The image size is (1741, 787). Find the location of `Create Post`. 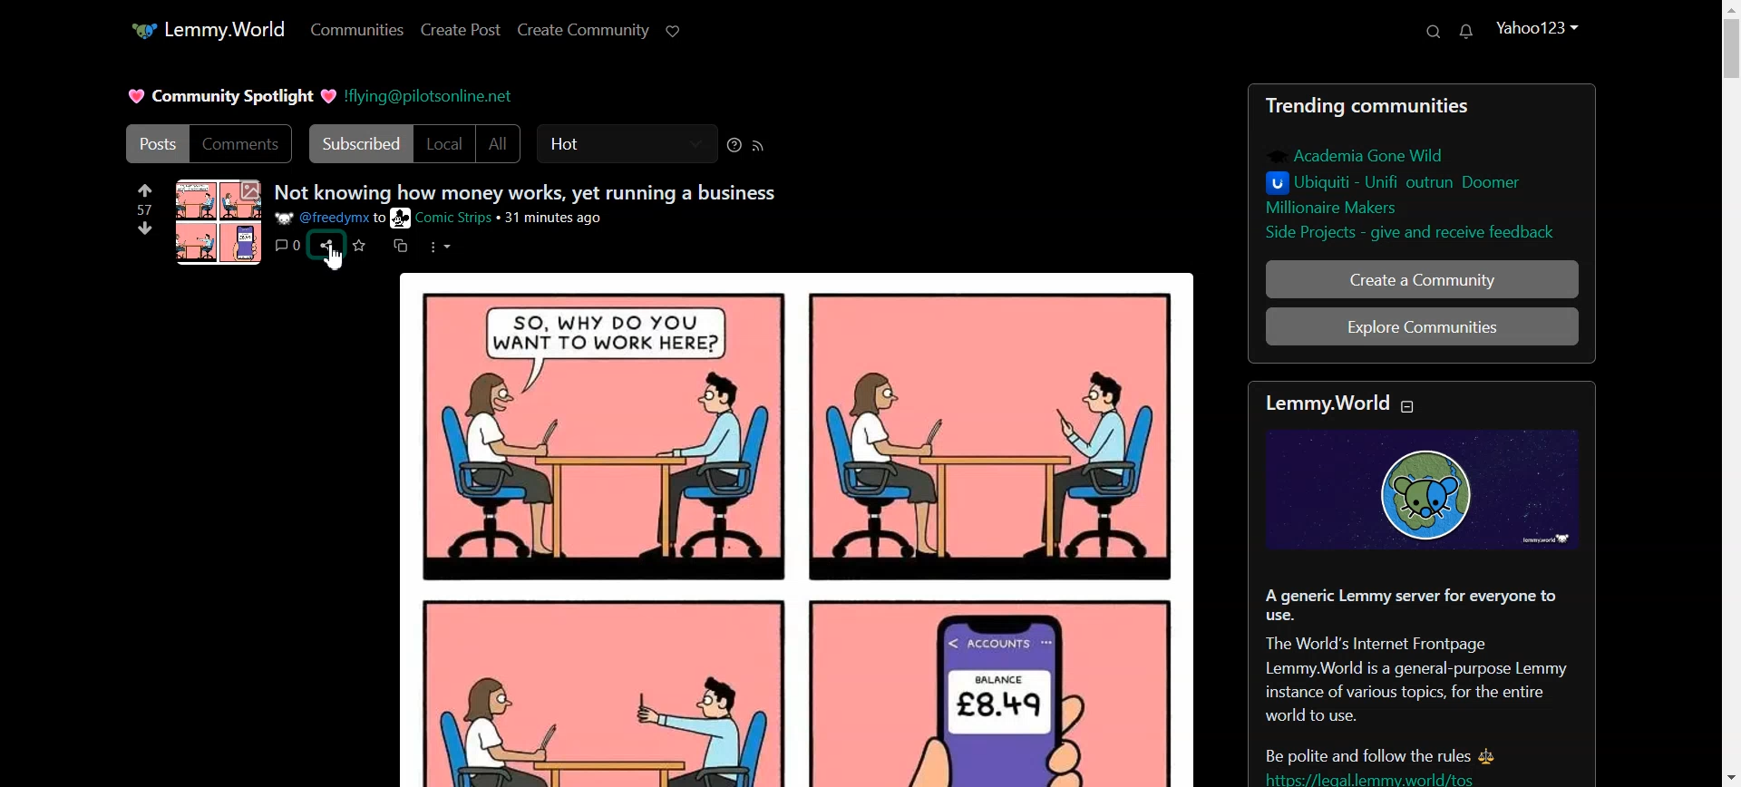

Create Post is located at coordinates (462, 29).